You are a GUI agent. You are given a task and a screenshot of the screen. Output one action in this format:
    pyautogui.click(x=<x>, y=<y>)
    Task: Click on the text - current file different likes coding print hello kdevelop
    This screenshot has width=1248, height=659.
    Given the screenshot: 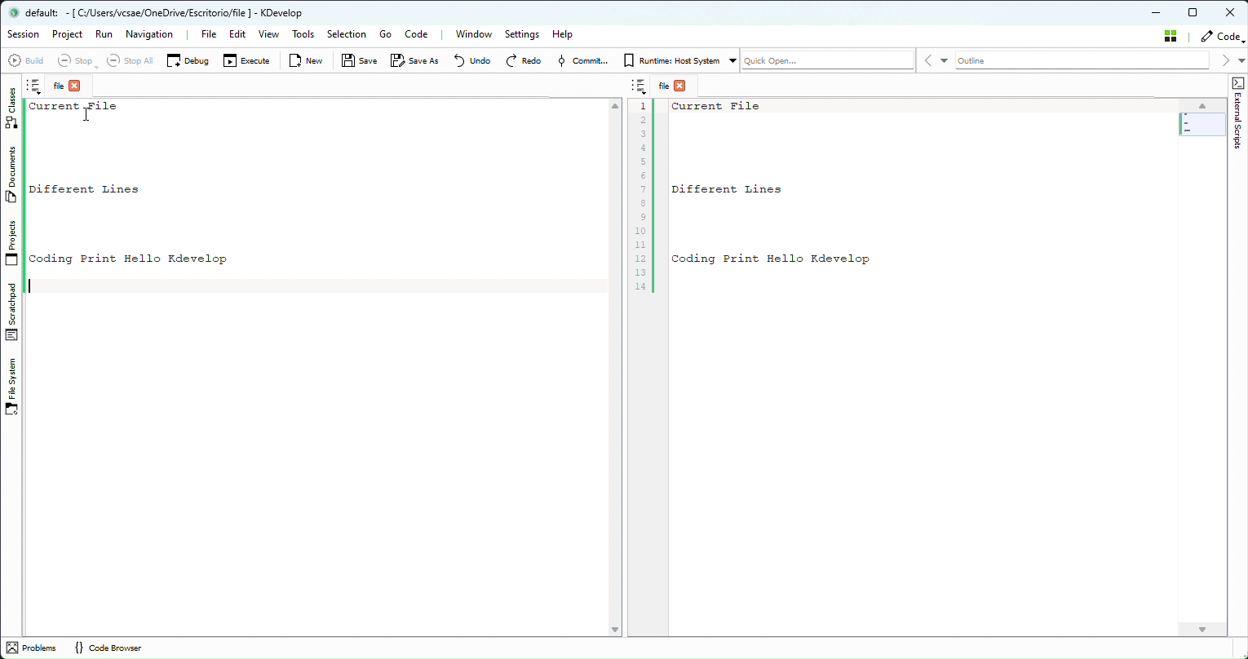 What is the action you would take?
    pyautogui.click(x=140, y=181)
    